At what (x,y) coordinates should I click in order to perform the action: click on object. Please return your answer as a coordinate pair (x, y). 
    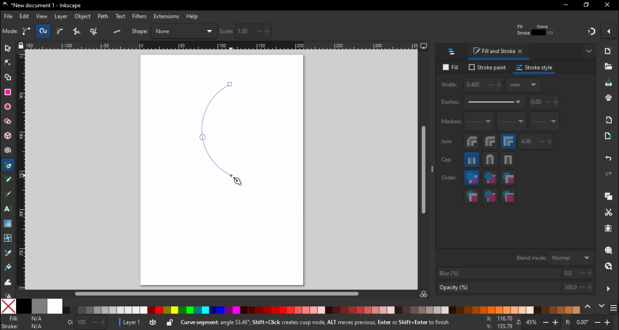
    Looking at the image, I should click on (83, 17).